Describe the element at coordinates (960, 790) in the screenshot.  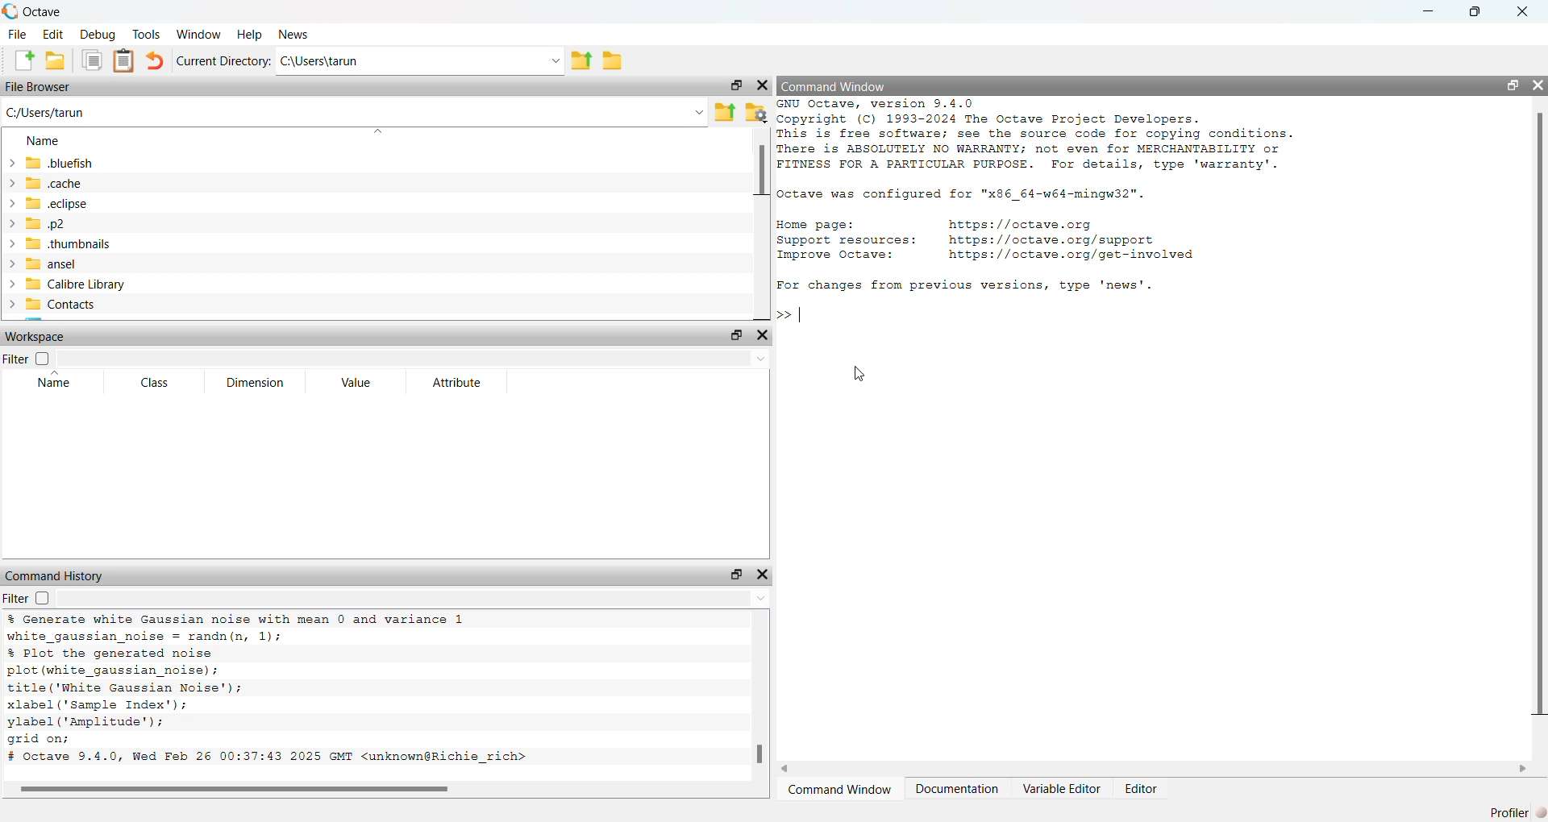
I see `Documentation ` at that location.